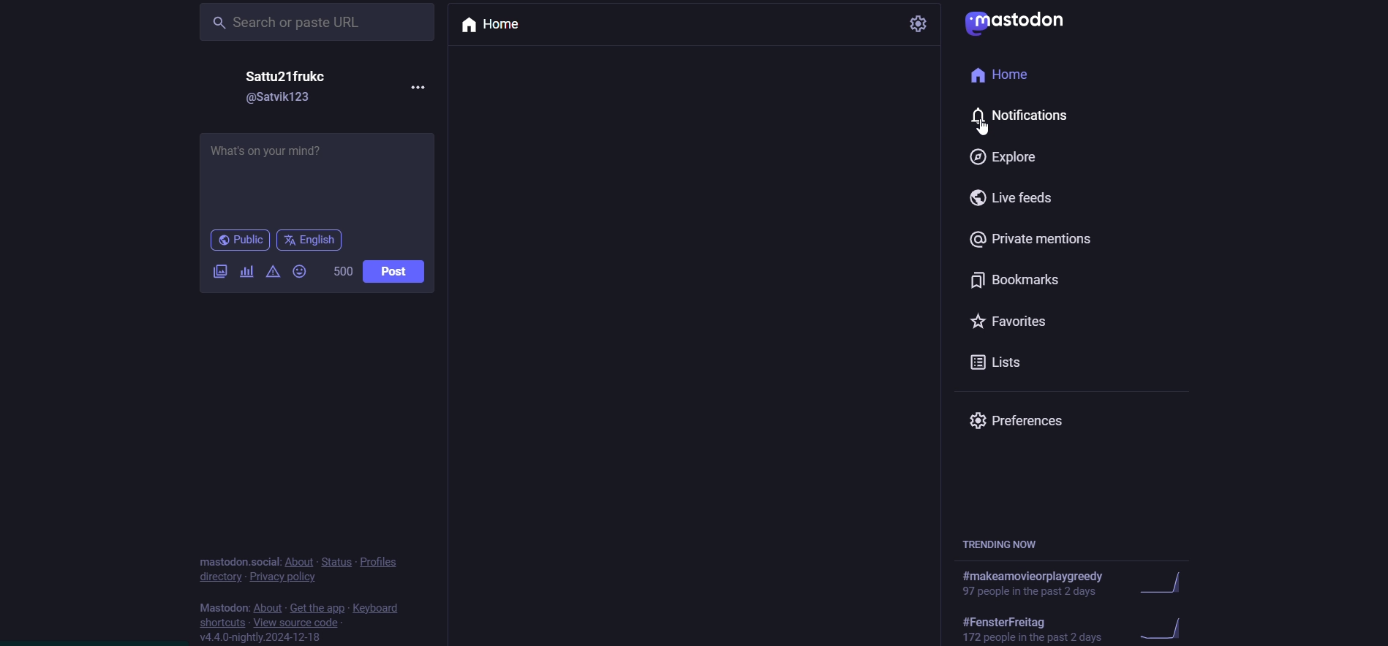  I want to click on Public, so click(240, 240).